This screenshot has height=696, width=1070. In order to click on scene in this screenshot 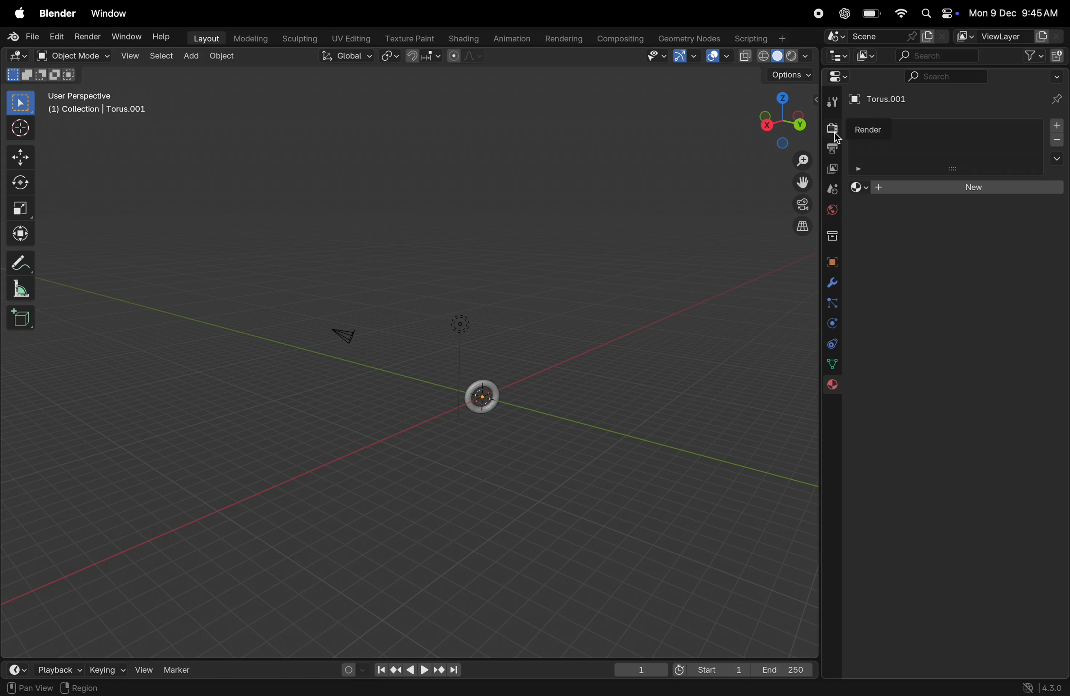, I will do `click(868, 36)`.